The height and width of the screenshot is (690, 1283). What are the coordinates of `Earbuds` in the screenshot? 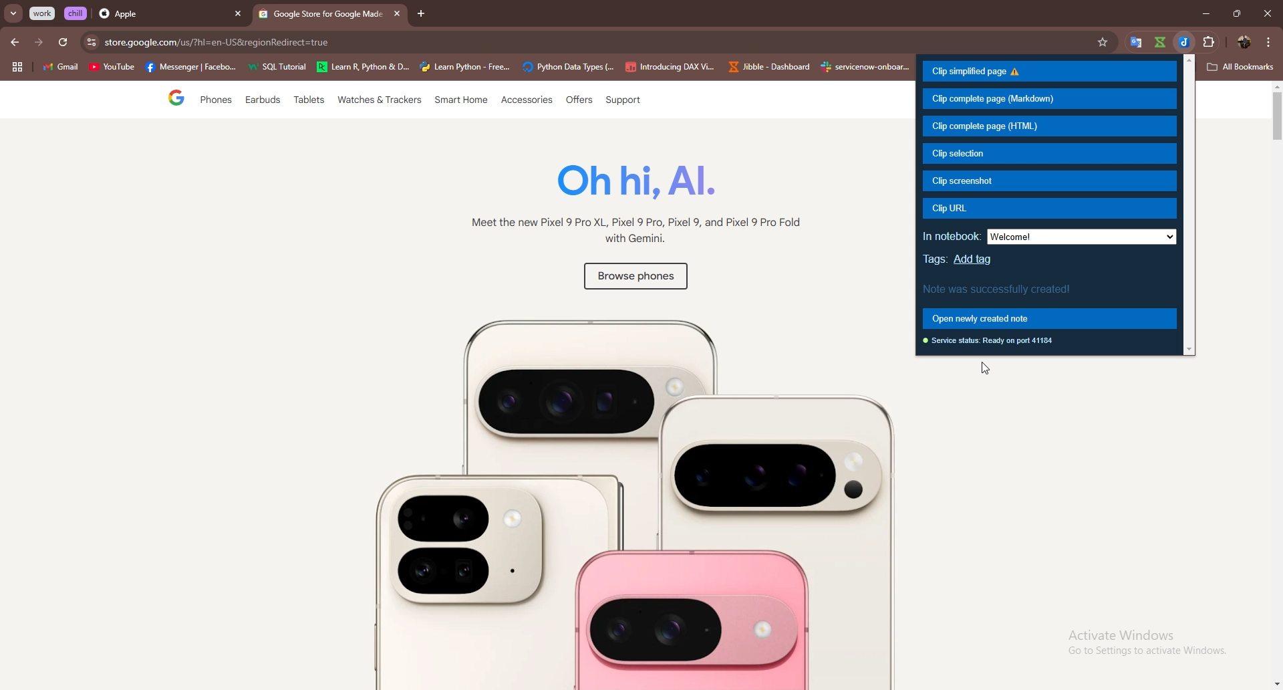 It's located at (264, 103).